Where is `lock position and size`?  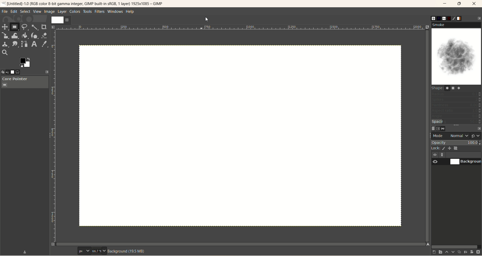
lock position and size is located at coordinates (450, 149).